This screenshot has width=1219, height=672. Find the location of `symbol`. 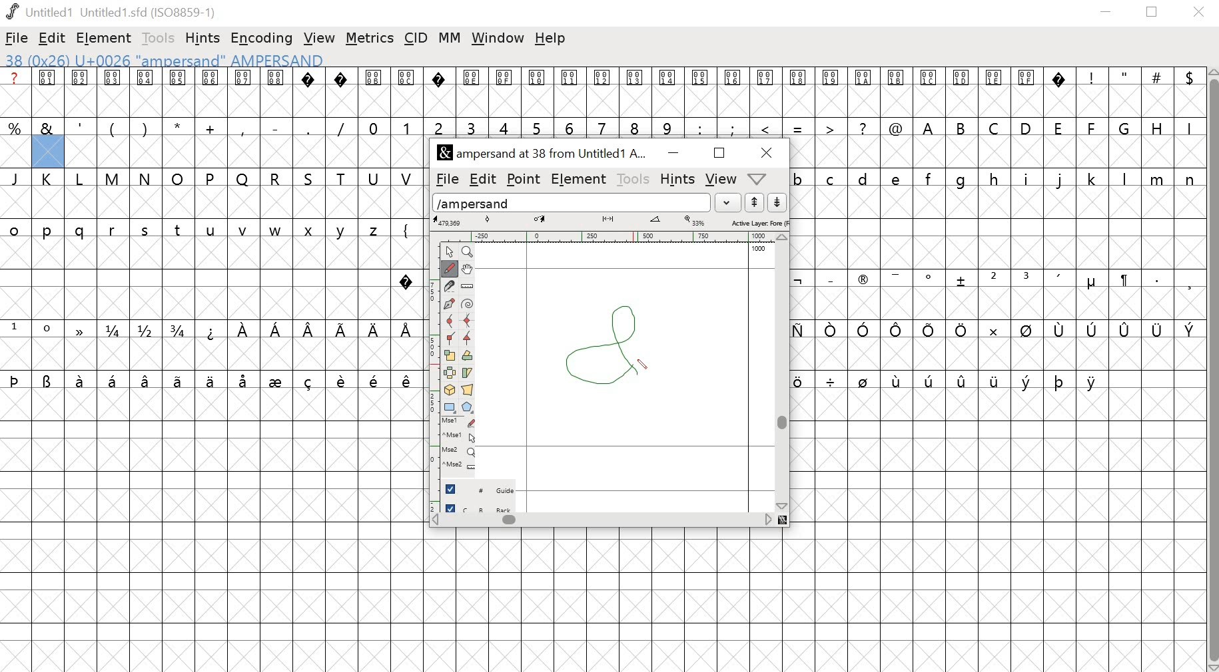

symbol is located at coordinates (963, 378).